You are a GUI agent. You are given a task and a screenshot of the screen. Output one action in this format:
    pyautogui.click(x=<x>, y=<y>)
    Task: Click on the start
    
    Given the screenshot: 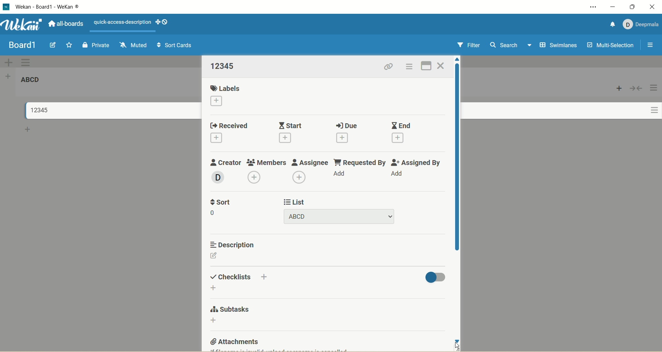 What is the action you would take?
    pyautogui.click(x=291, y=124)
    